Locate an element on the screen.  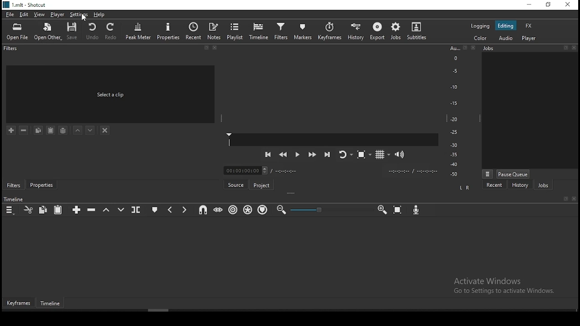
up is located at coordinates (78, 131).